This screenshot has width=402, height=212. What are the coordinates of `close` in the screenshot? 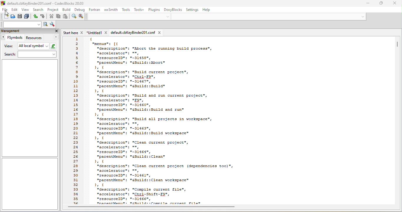 It's located at (54, 31).